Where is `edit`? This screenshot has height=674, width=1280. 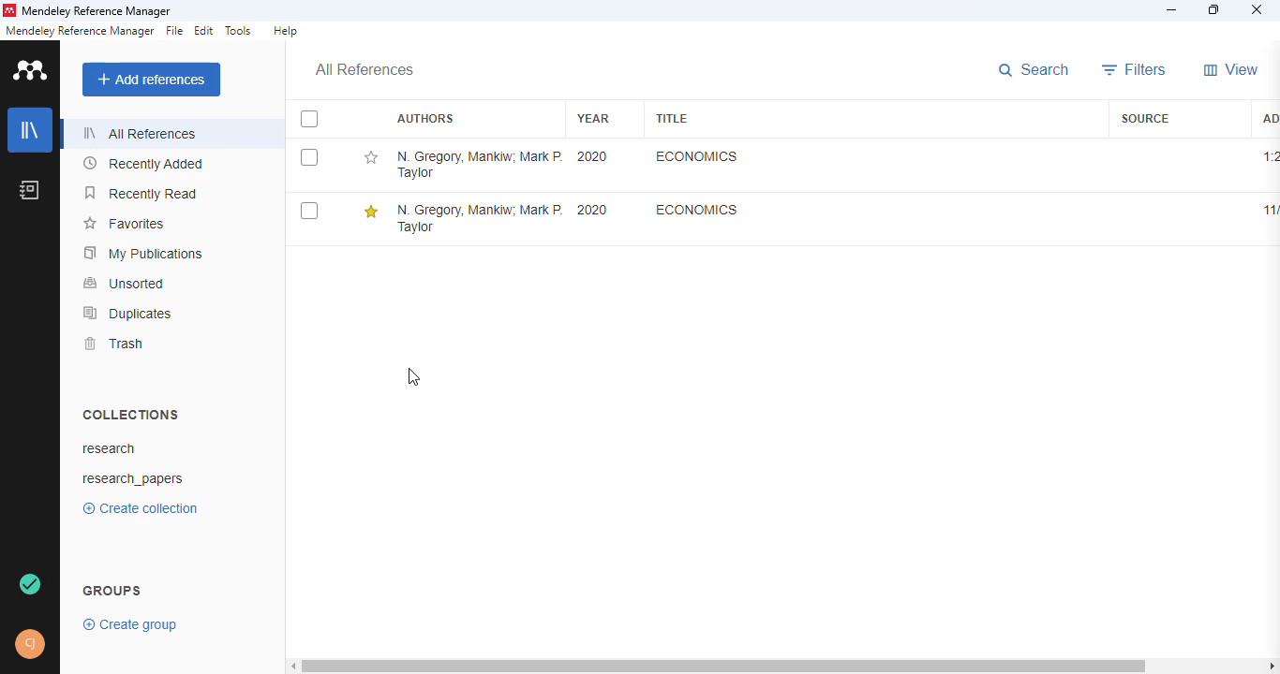
edit is located at coordinates (205, 31).